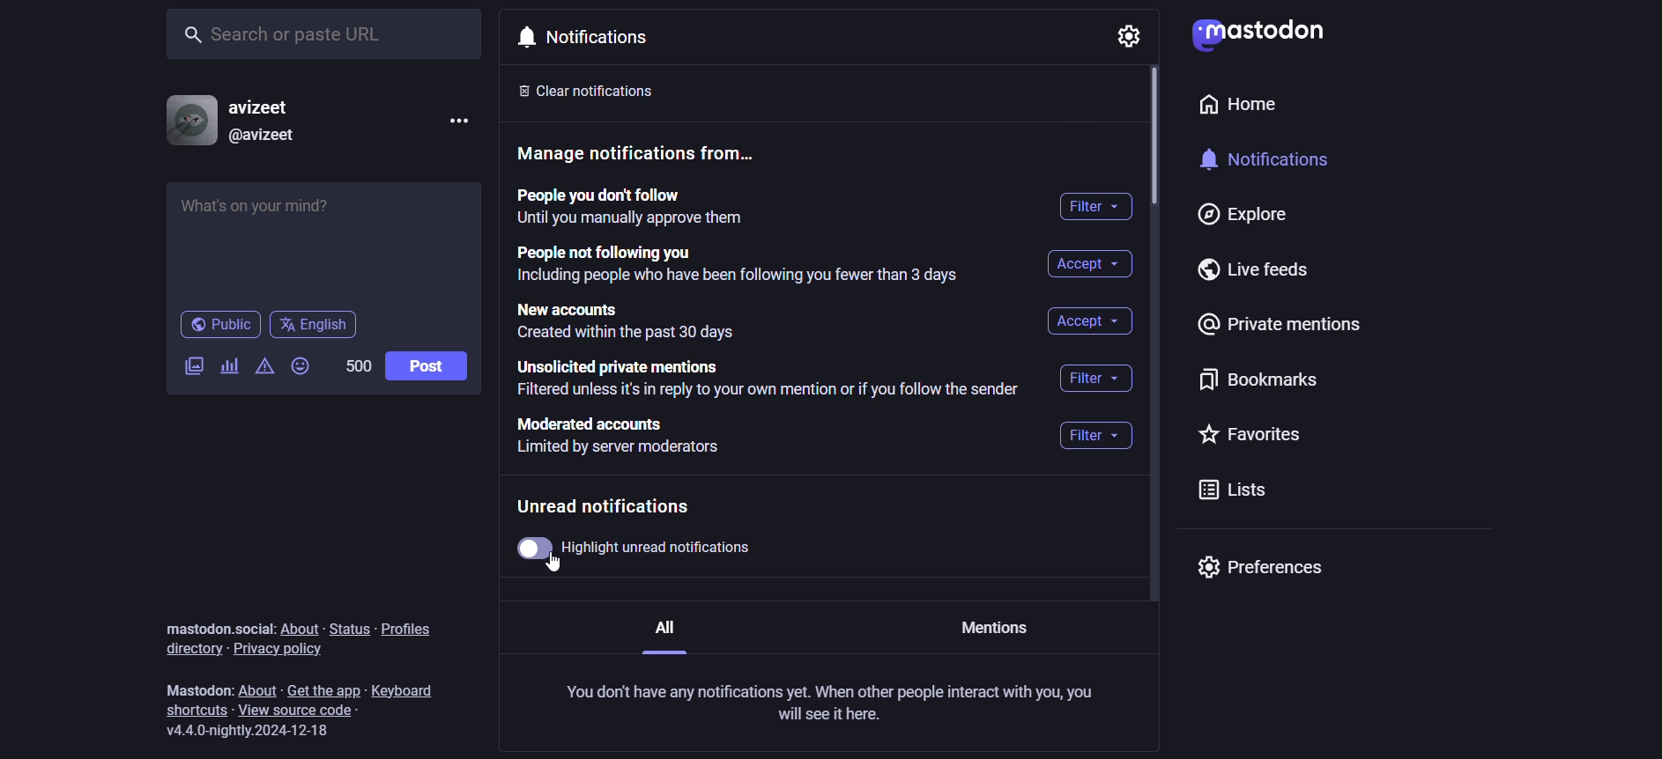 The height and width of the screenshot is (759, 1662). I want to click on filter, so click(1094, 439).